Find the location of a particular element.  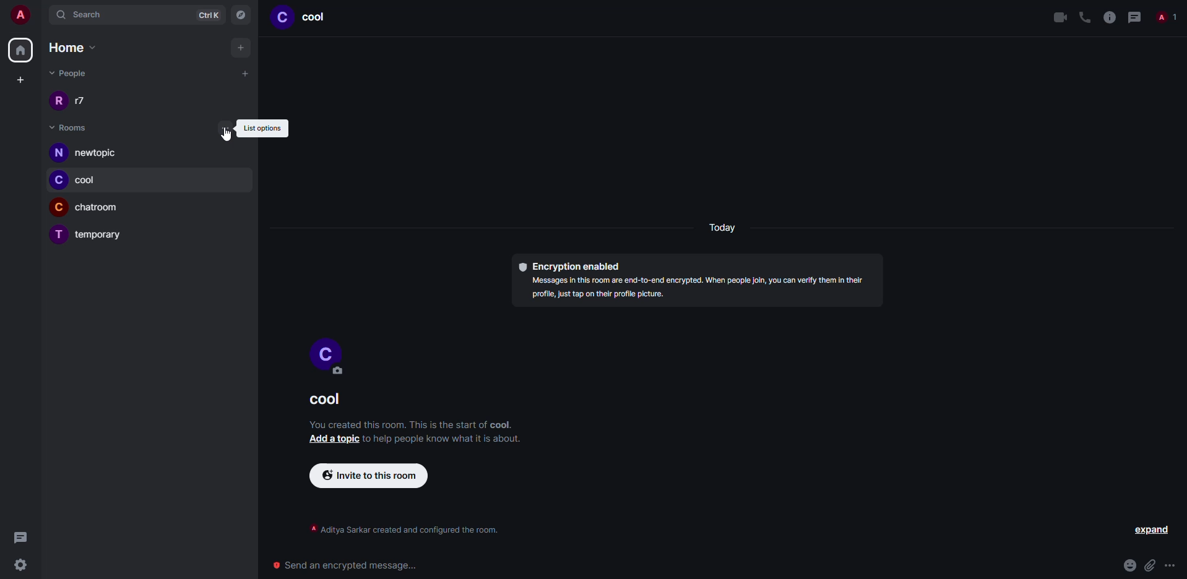

navigator is located at coordinates (242, 15).